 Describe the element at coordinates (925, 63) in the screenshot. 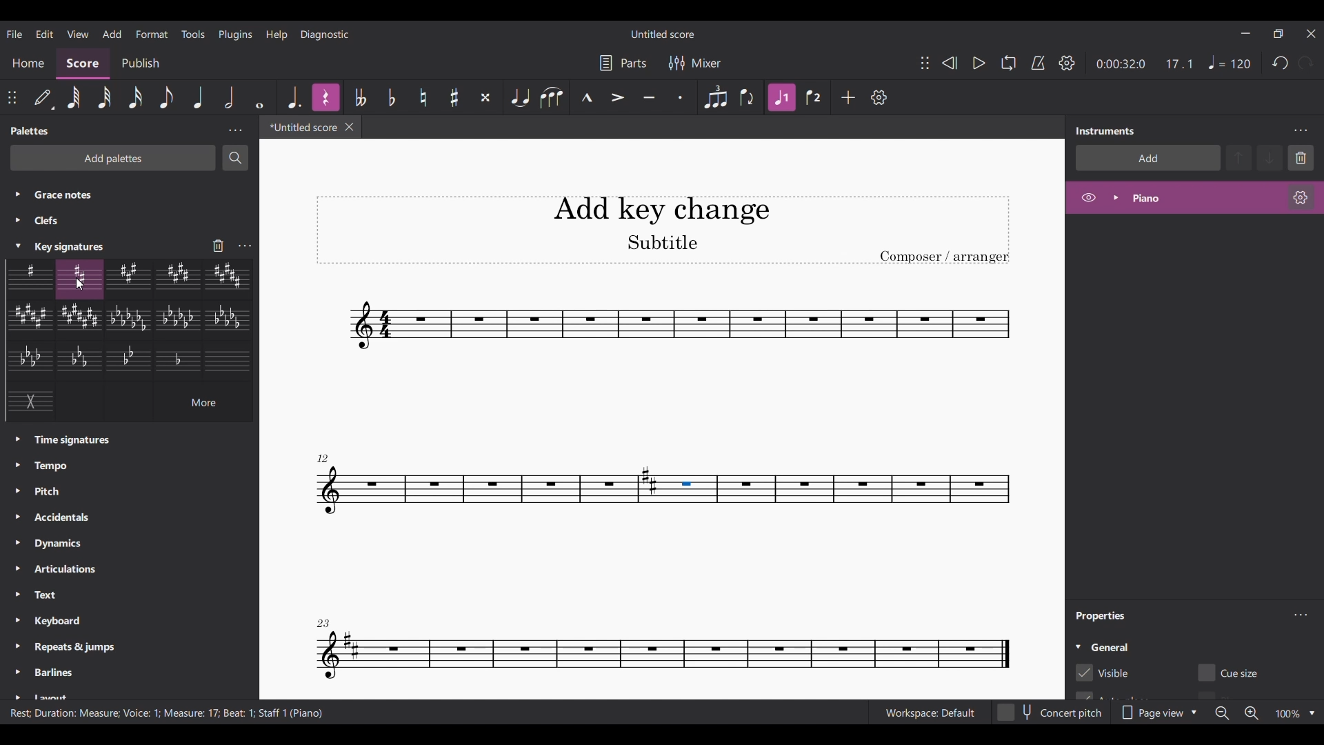

I see `Change position of toolbar attached` at that location.